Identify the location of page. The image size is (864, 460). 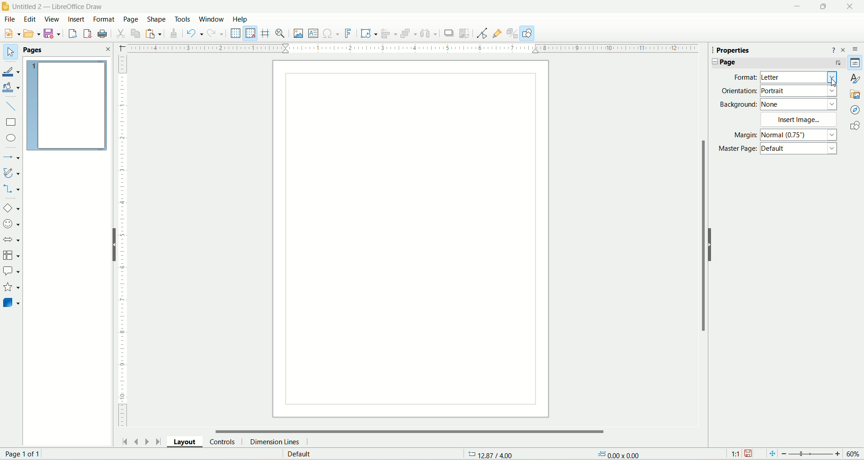
(411, 241).